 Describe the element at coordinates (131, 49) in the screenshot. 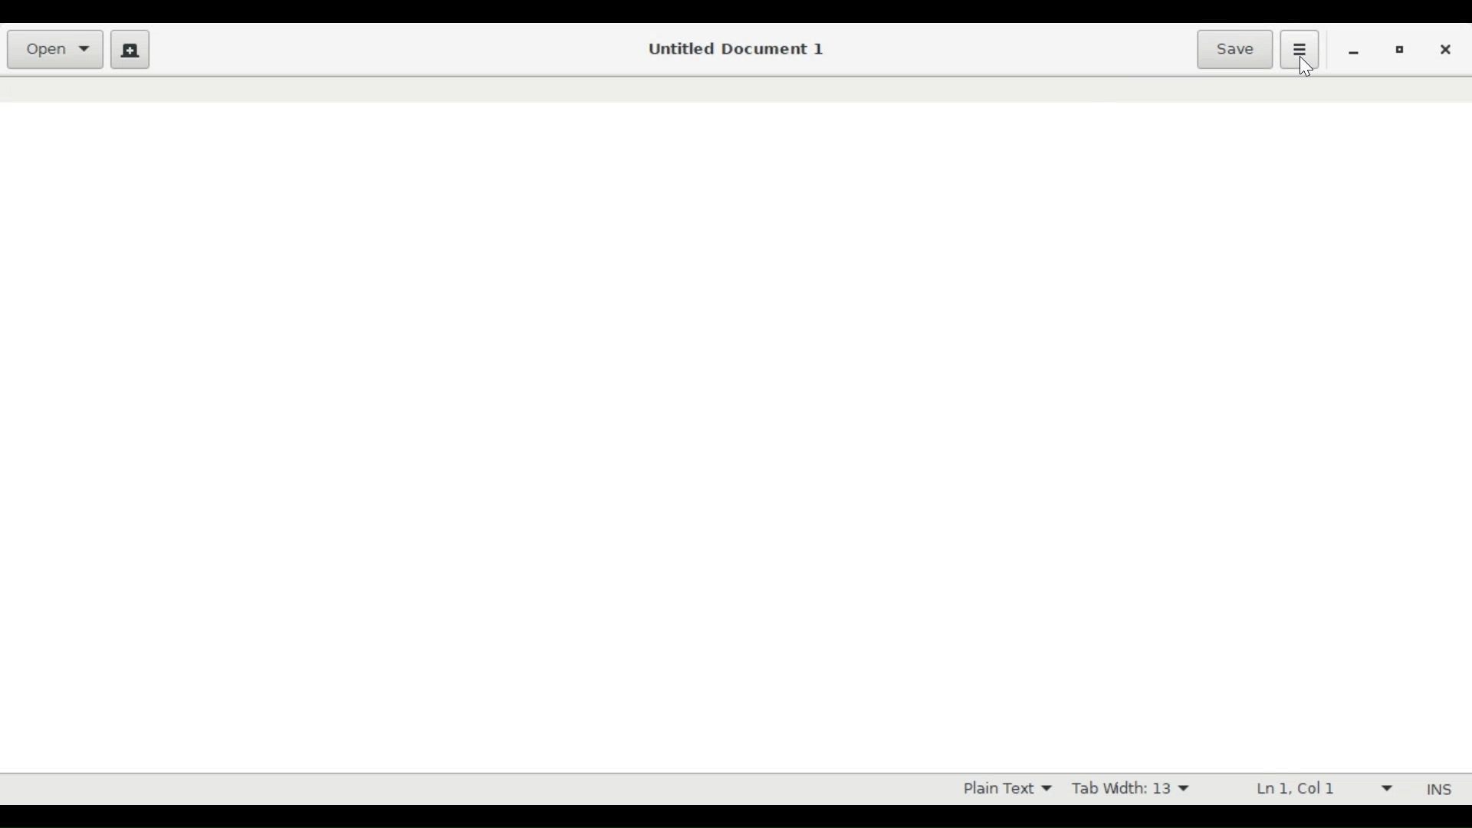

I see `Create new document` at that location.